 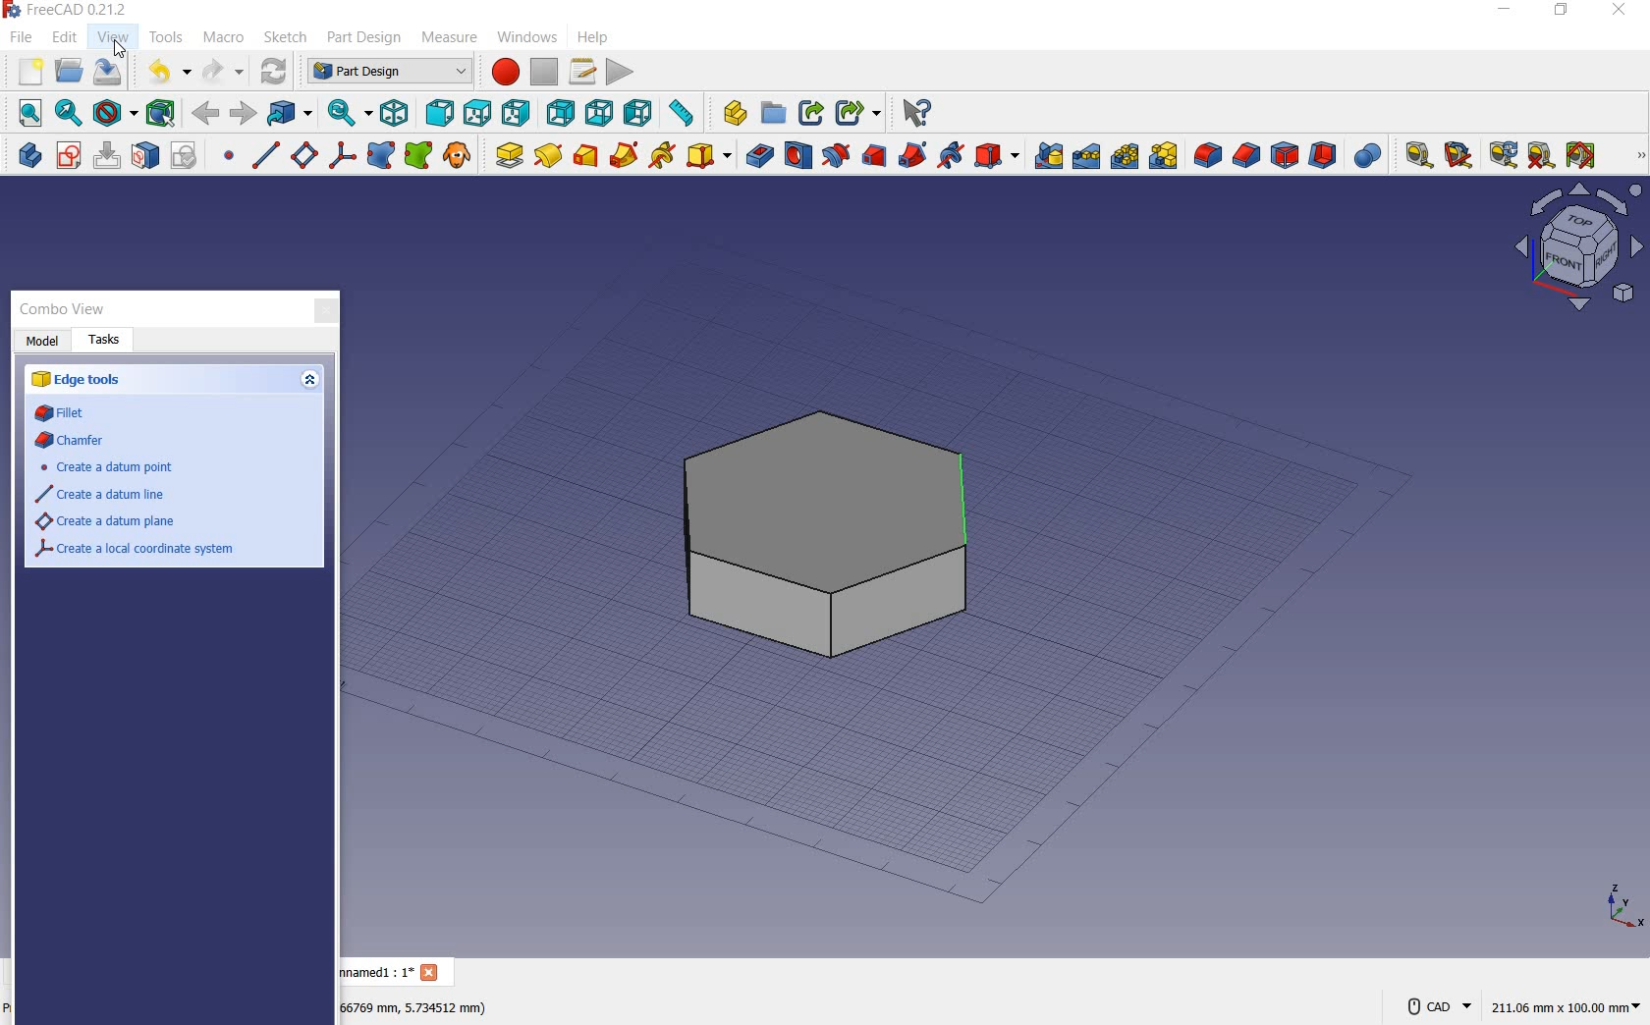 What do you see at coordinates (418, 156) in the screenshot?
I see `create s sub-object shape binder` at bounding box center [418, 156].